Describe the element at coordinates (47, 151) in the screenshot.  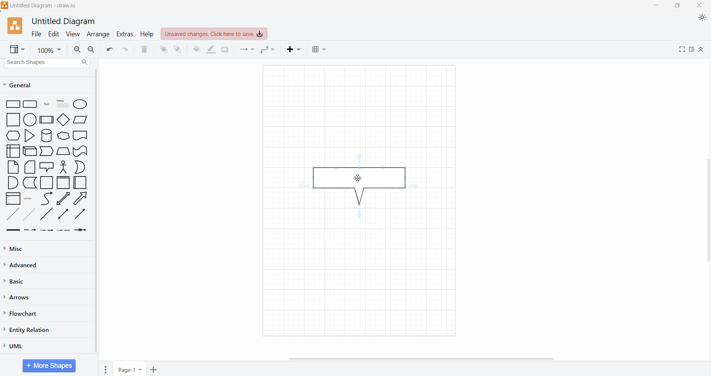
I see `Trapezoid ` at that location.